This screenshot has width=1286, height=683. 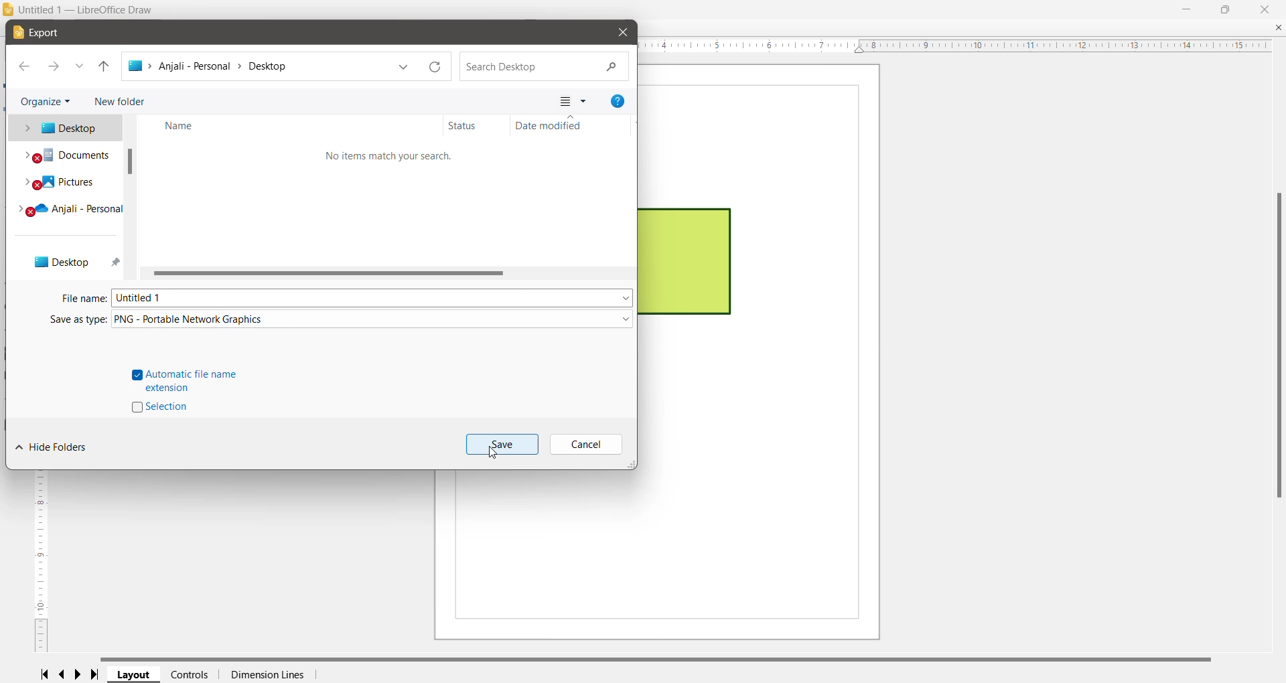 What do you see at coordinates (186, 380) in the screenshot?
I see `Automatic file name extension - click to enable/disable` at bounding box center [186, 380].